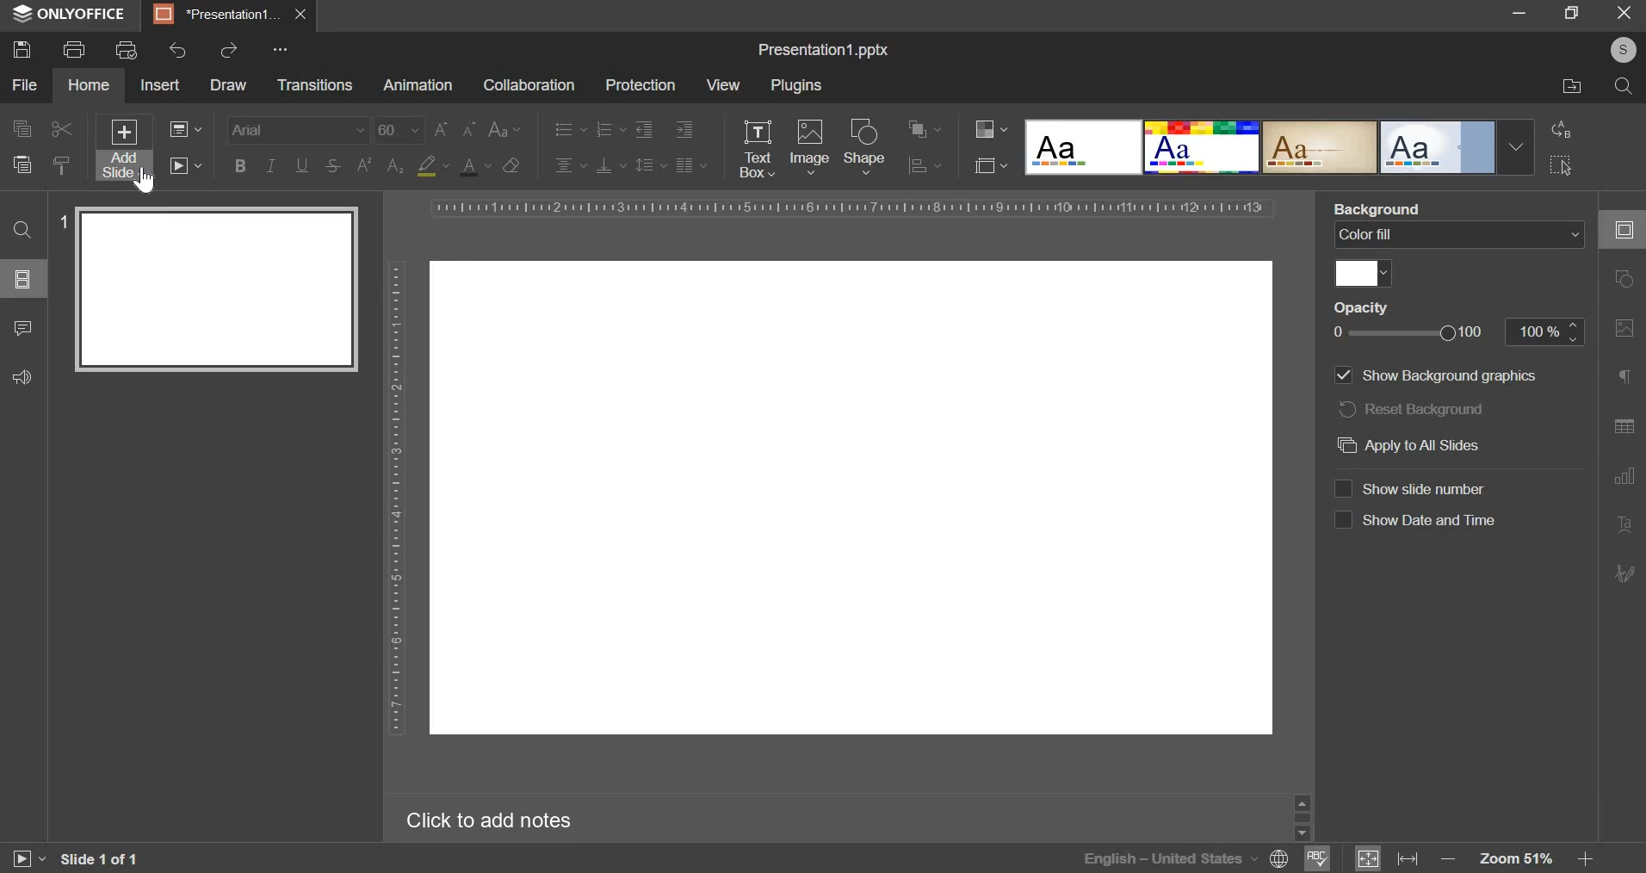 The image size is (1646, 873). What do you see at coordinates (1451, 860) in the screenshot?
I see `zoom out` at bounding box center [1451, 860].